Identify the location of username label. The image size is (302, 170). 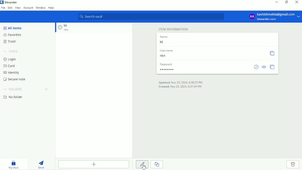
(168, 51).